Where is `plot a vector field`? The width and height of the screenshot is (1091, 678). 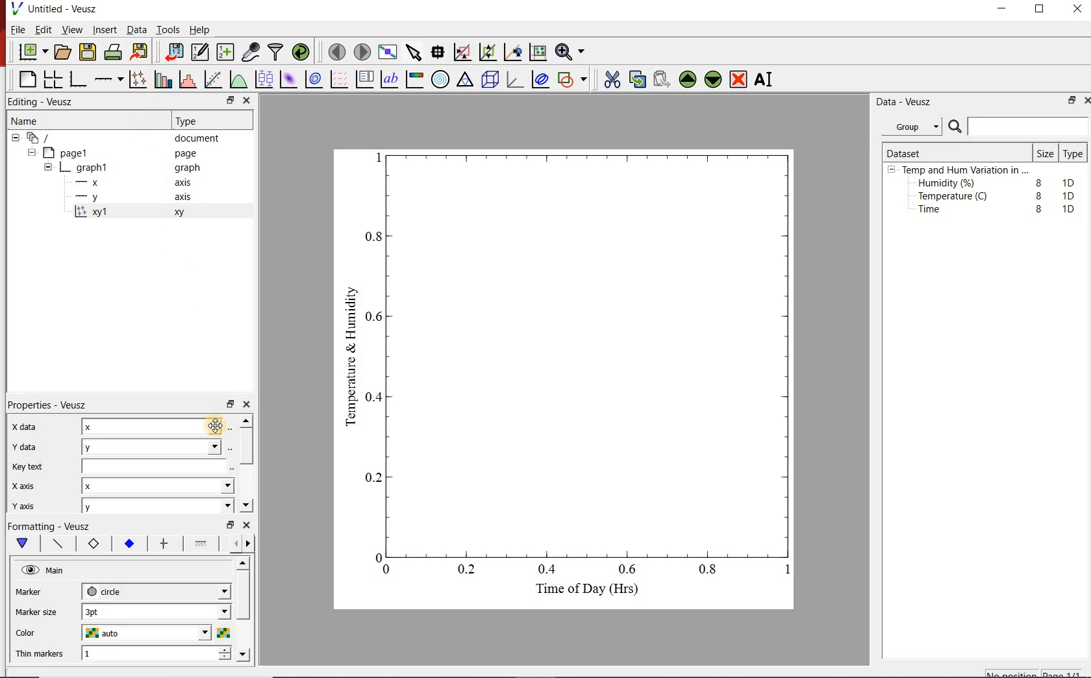
plot a vector field is located at coordinates (340, 79).